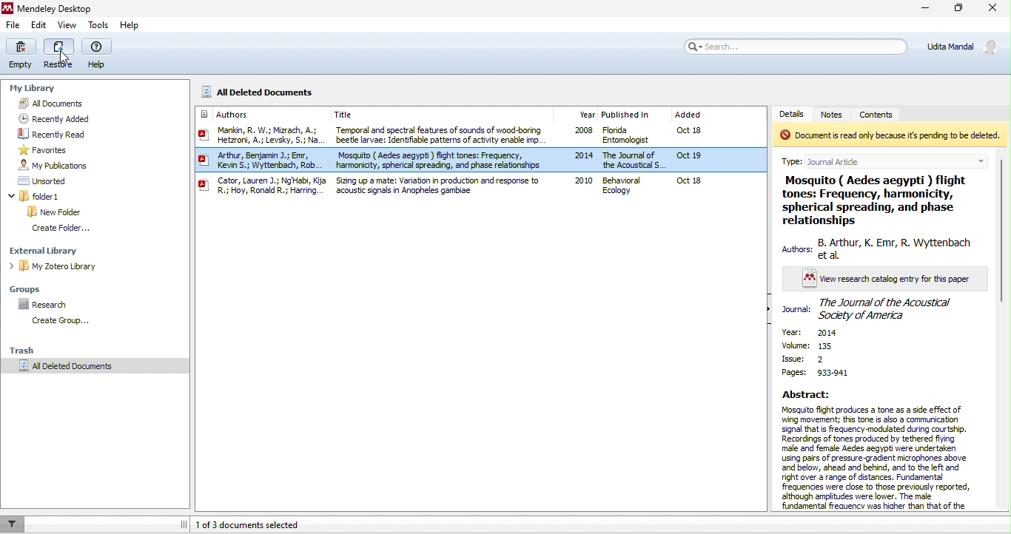 The height and width of the screenshot is (534, 1011). I want to click on view, so click(67, 26).